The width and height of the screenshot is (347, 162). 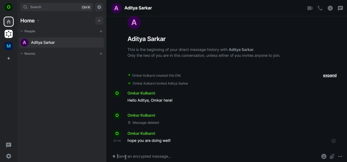 What do you see at coordinates (9, 7) in the screenshot?
I see `icon` at bounding box center [9, 7].